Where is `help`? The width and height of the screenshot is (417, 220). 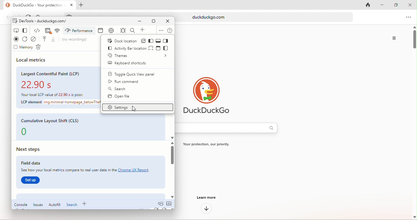
help is located at coordinates (171, 31).